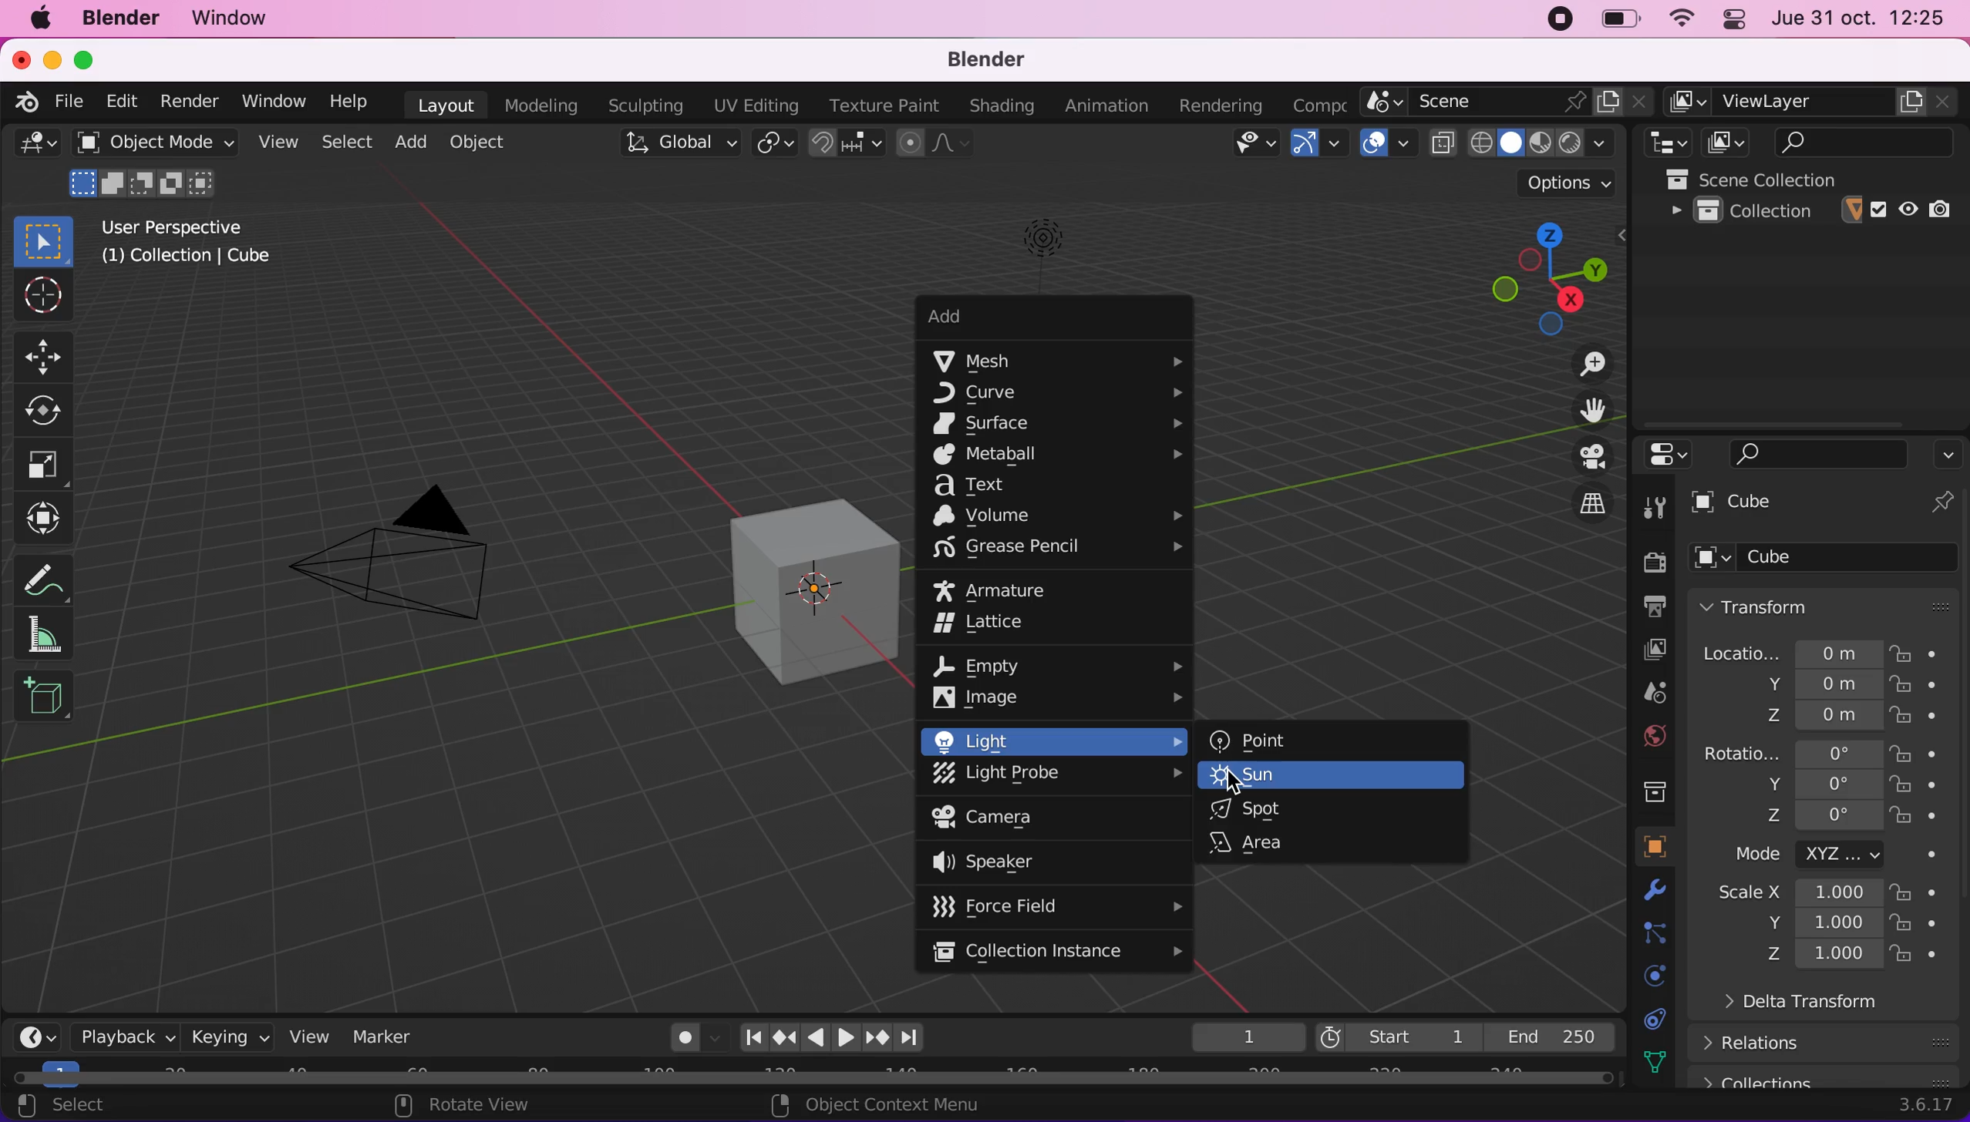 This screenshot has width=1970, height=1122. What do you see at coordinates (1722, 143) in the screenshot?
I see `display mode` at bounding box center [1722, 143].